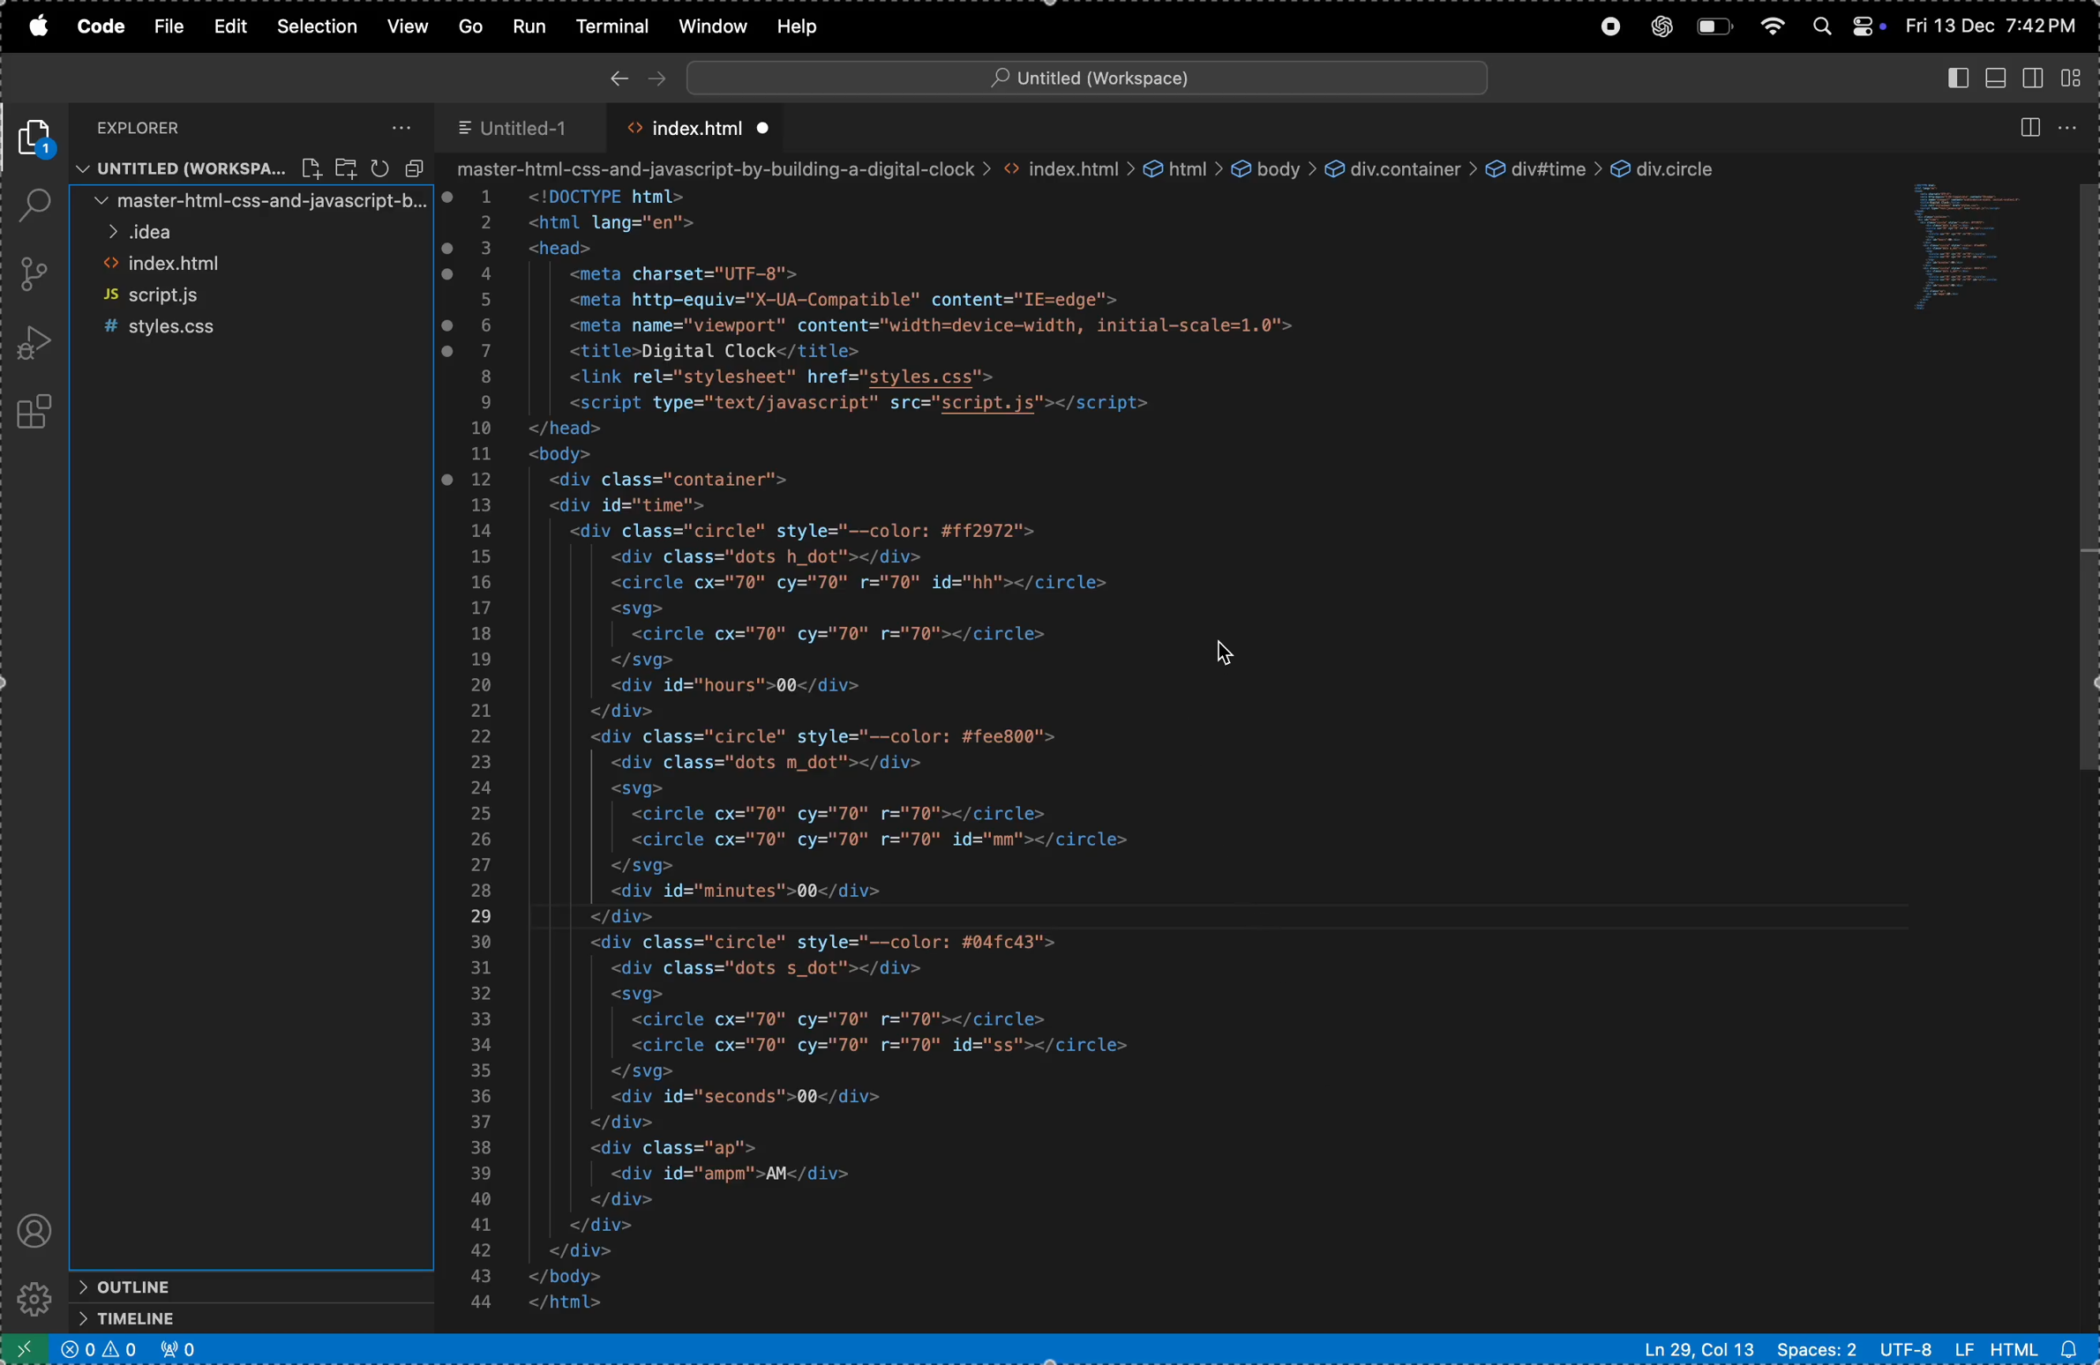 This screenshot has height=1365, width=2100. What do you see at coordinates (474, 26) in the screenshot?
I see `Go` at bounding box center [474, 26].